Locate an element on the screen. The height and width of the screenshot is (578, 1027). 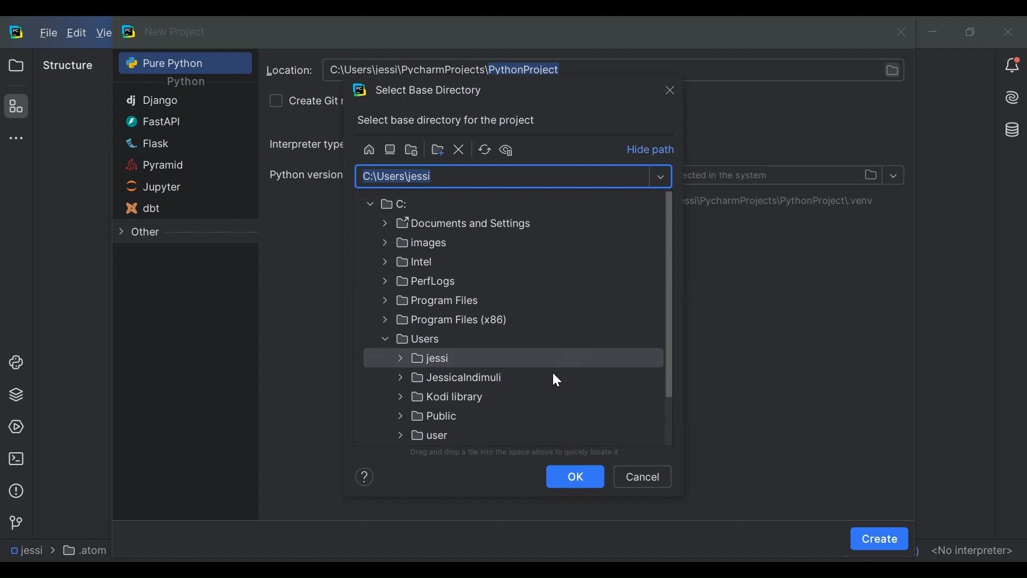
submenu Folder Path is located at coordinates (471, 398).